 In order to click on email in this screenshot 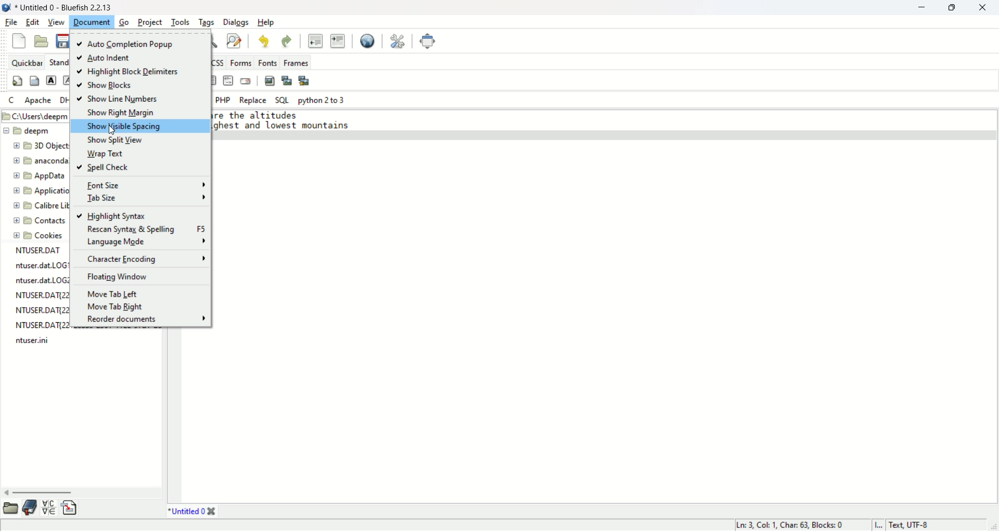, I will do `click(247, 81)`.